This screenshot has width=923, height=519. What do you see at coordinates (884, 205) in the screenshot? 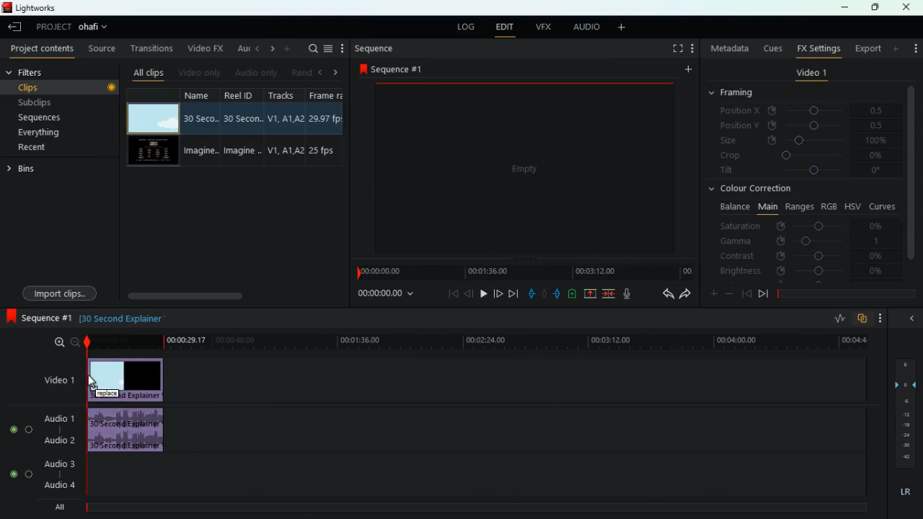
I see `curves` at bounding box center [884, 205].